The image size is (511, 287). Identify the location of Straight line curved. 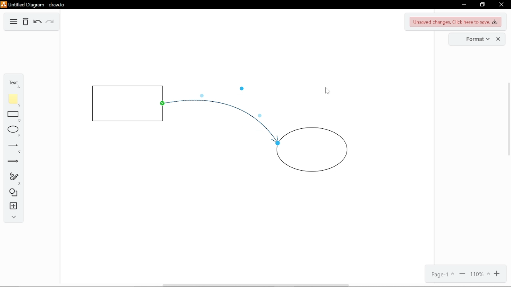
(217, 110).